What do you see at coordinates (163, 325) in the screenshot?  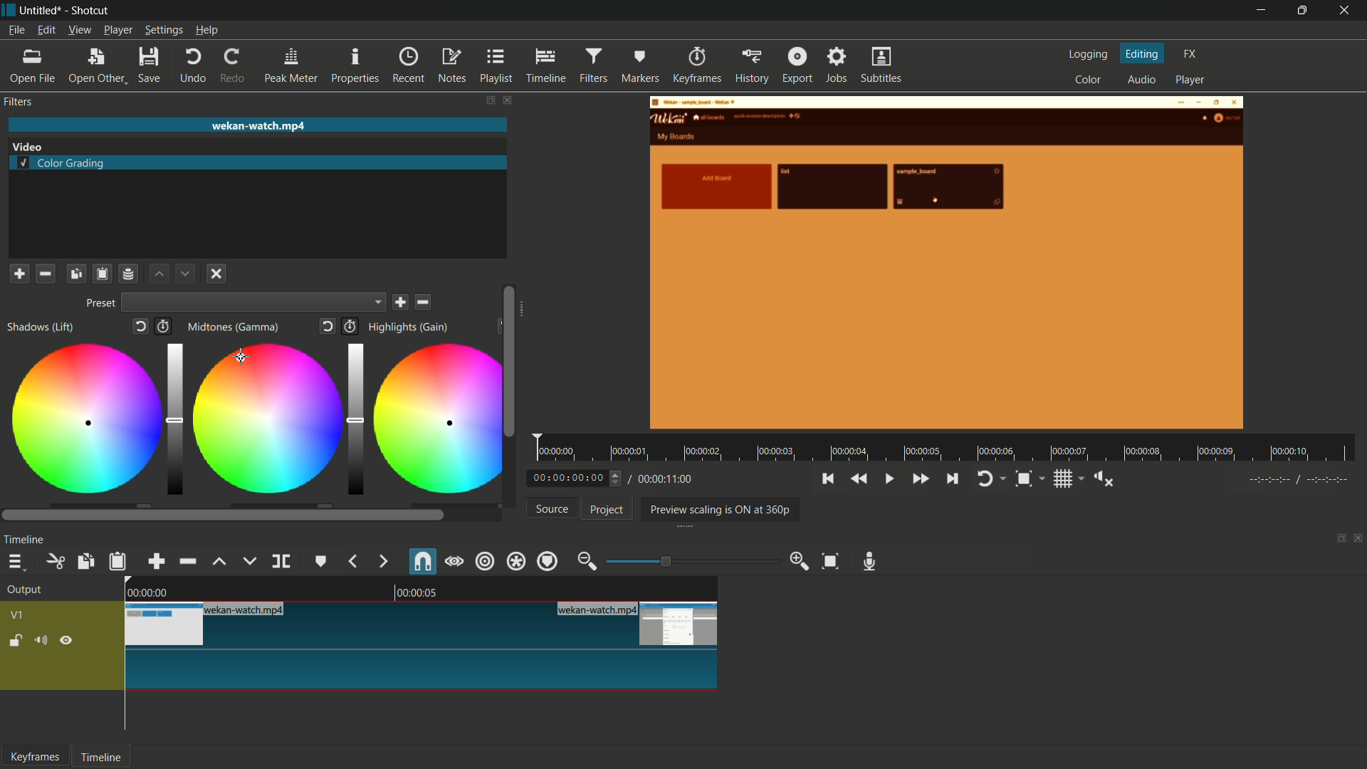 I see `add keyframes to this parameter` at bounding box center [163, 325].